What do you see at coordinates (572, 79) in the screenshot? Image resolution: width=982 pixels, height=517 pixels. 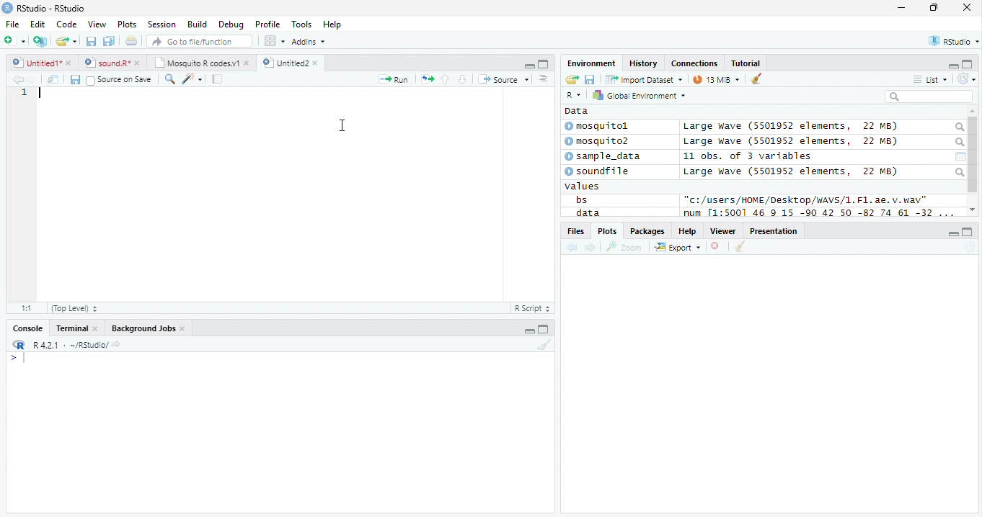 I see `Folder` at bounding box center [572, 79].